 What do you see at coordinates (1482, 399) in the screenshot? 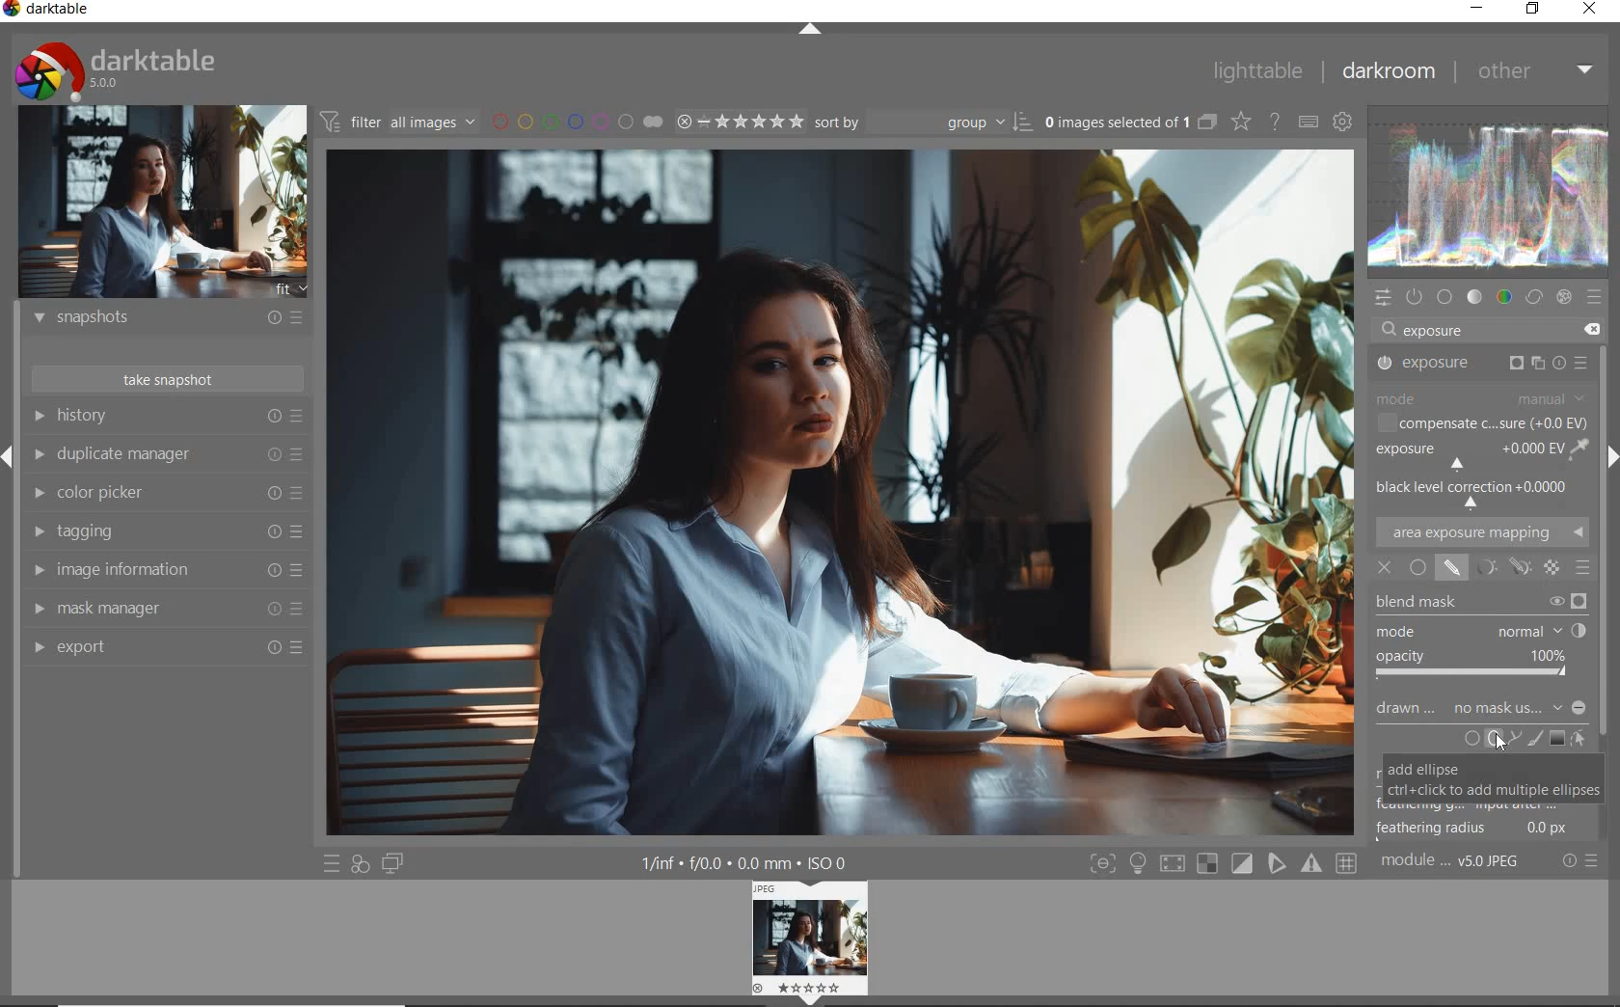
I see `MODE` at bounding box center [1482, 399].